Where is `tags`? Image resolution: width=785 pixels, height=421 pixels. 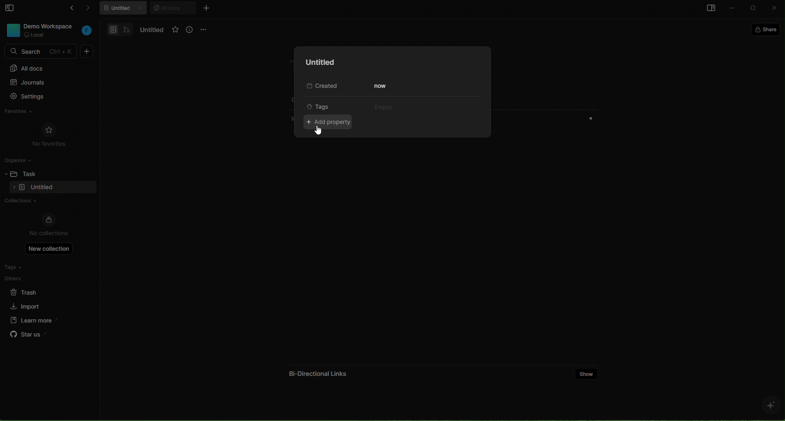
tags is located at coordinates (30, 267).